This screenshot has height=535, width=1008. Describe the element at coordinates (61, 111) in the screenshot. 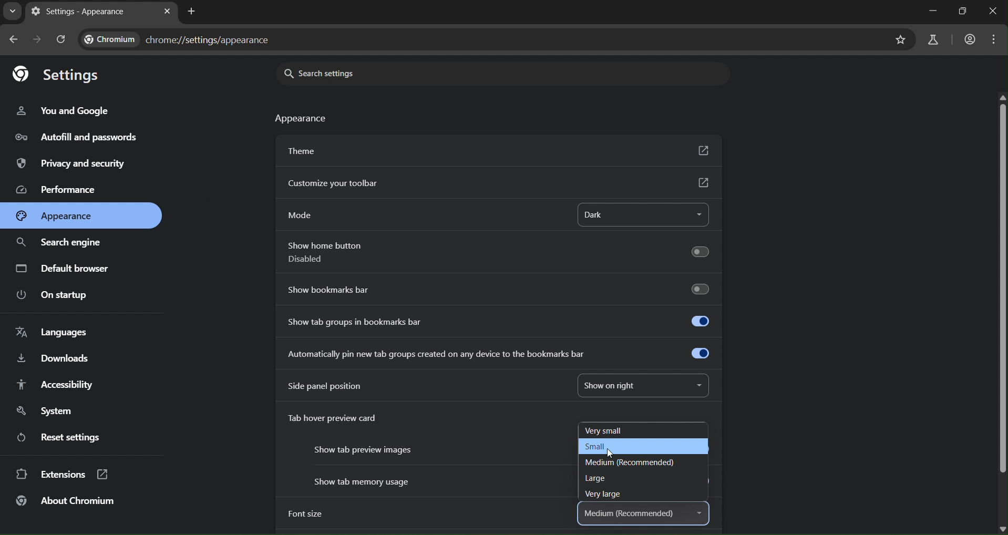

I see `you & google` at that location.